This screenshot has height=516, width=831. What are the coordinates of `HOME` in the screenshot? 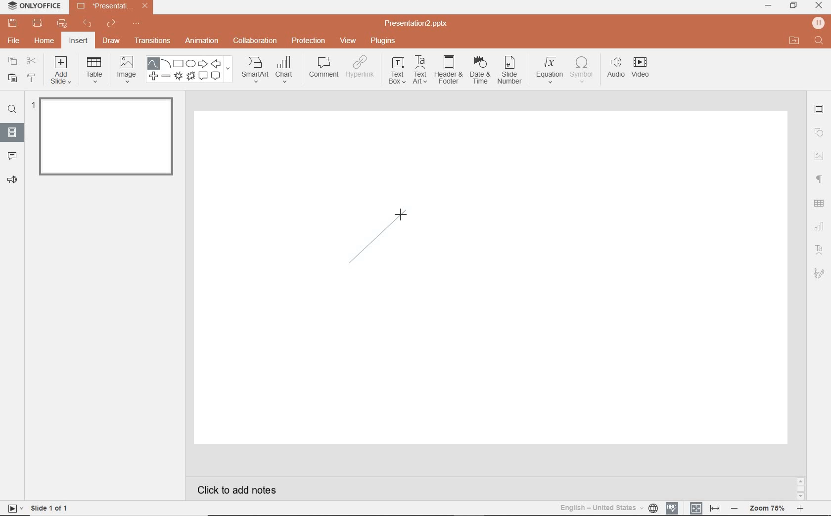 It's located at (44, 42).